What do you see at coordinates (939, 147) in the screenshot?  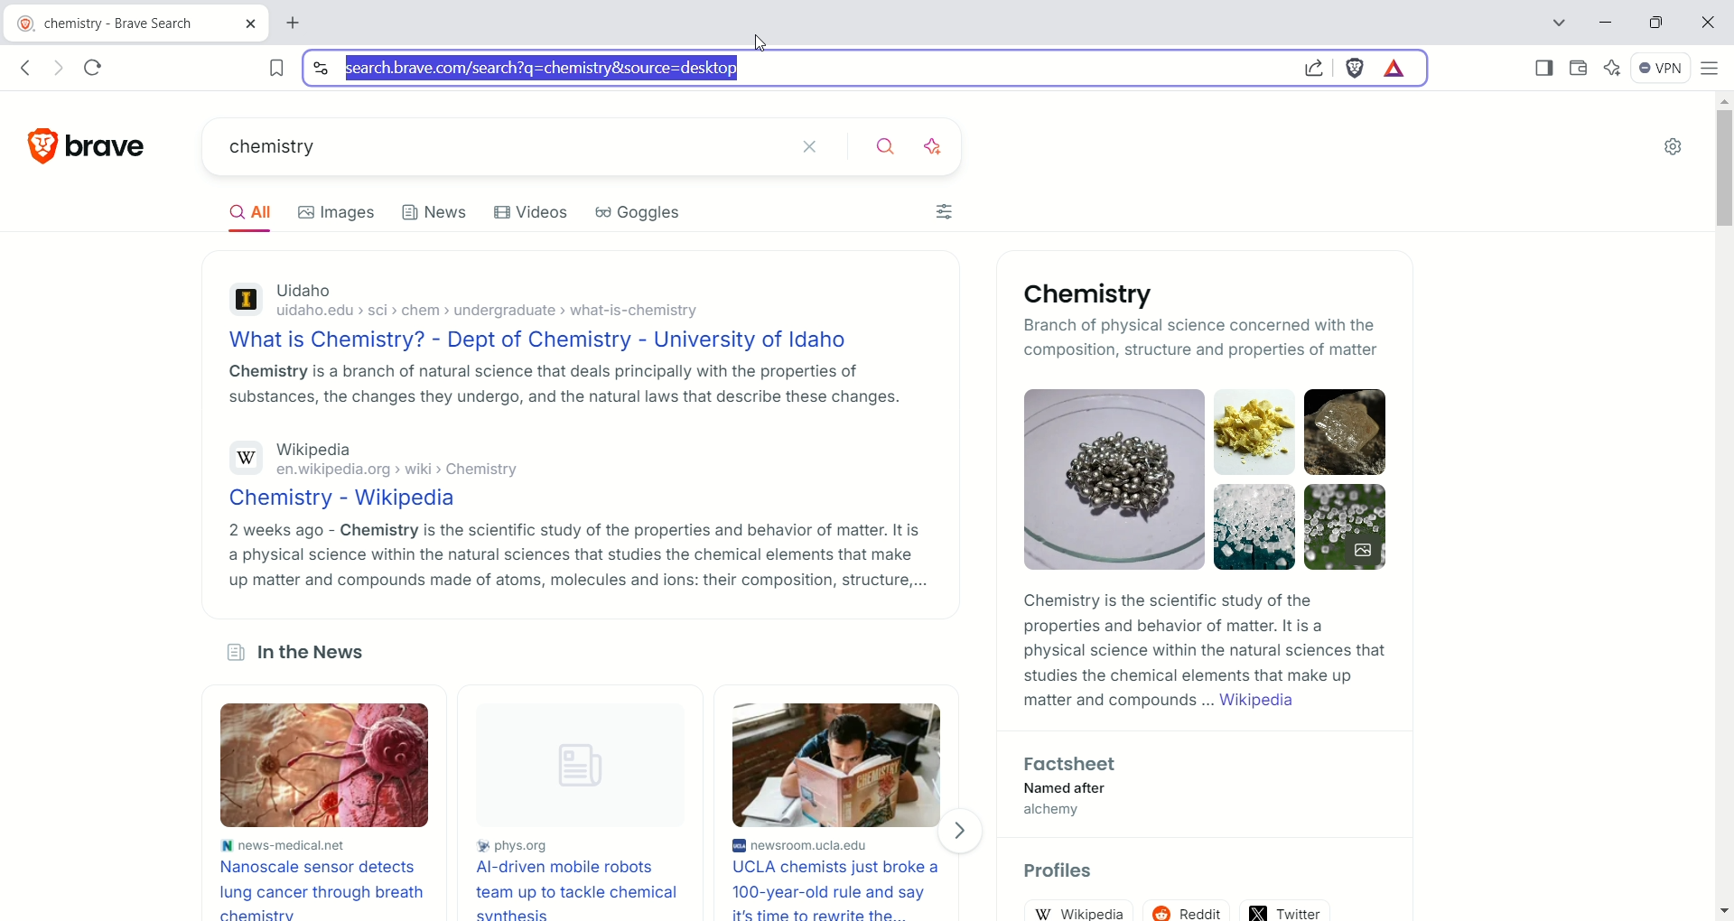 I see `leo AI` at bounding box center [939, 147].